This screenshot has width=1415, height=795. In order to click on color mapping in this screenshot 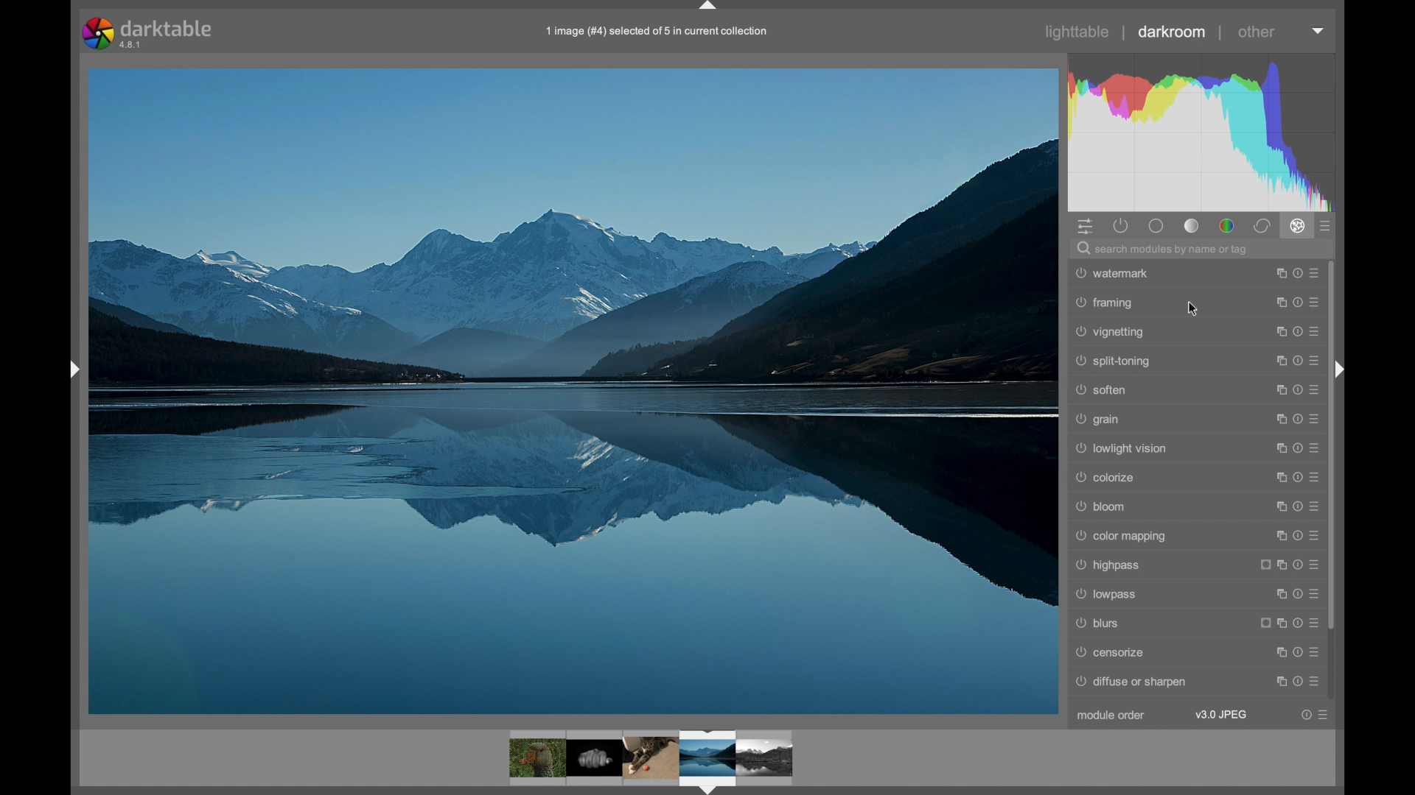, I will do `click(1122, 537)`.